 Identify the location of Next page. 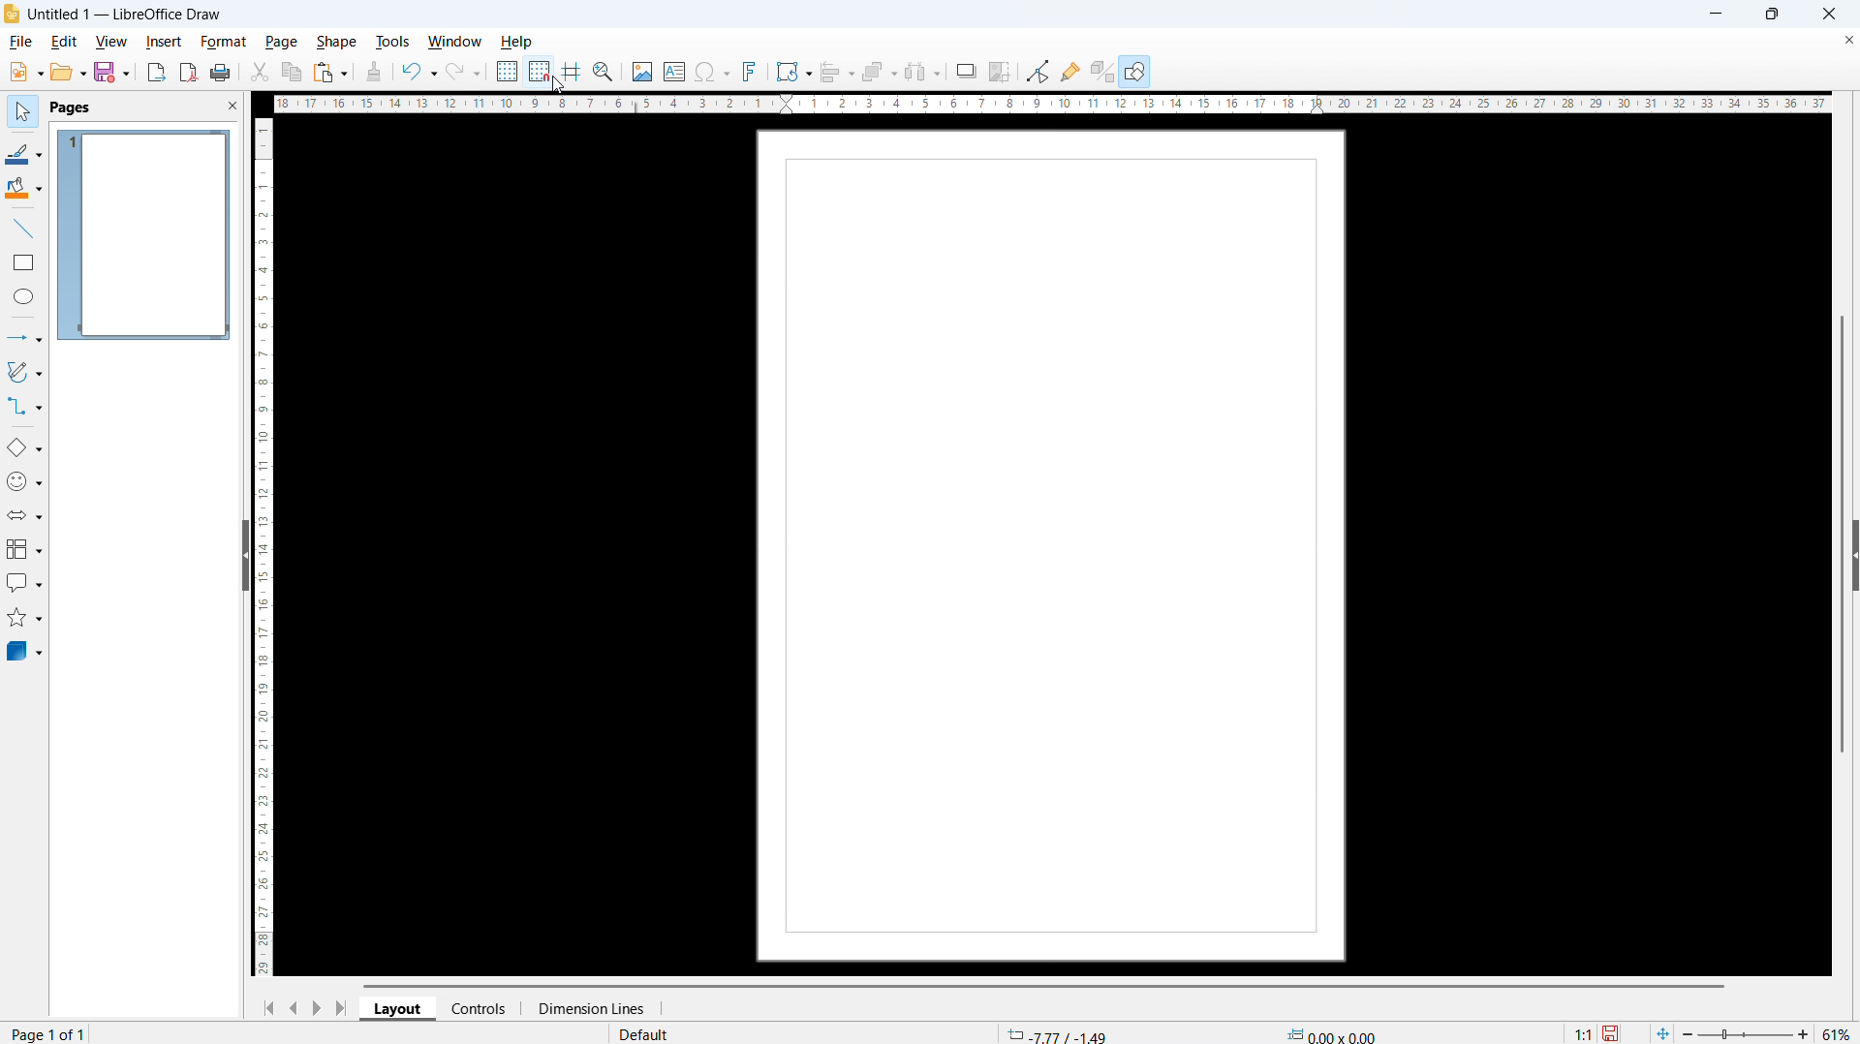
(317, 1007).